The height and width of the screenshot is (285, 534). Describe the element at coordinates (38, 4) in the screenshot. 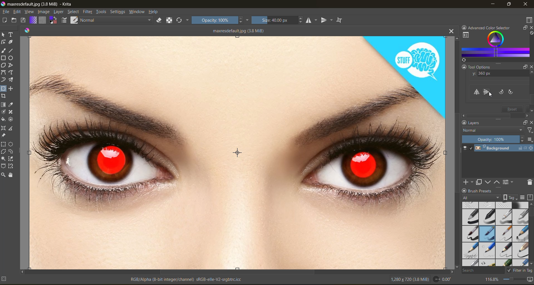

I see `app name and file name` at that location.